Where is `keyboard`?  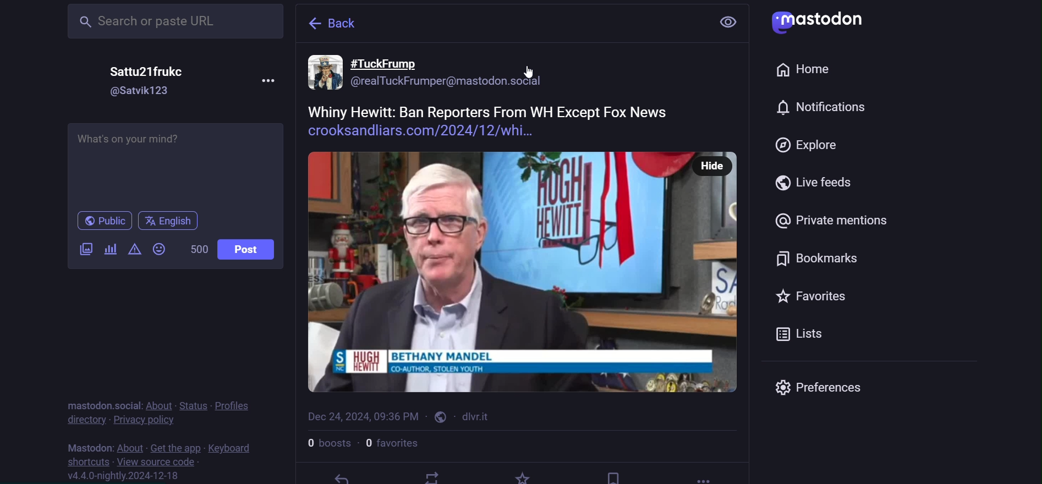 keyboard is located at coordinates (233, 448).